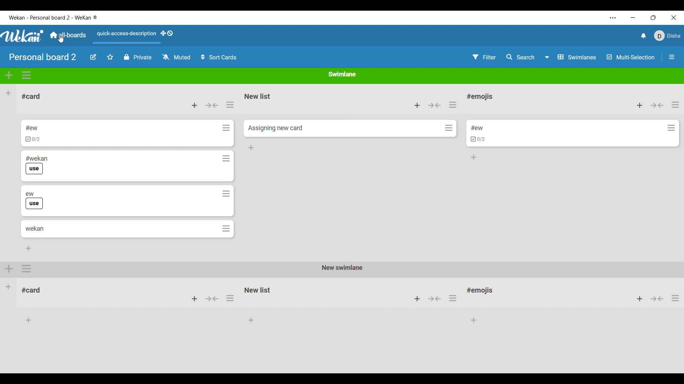  What do you see at coordinates (674, 18) in the screenshot?
I see `Close interface` at bounding box center [674, 18].